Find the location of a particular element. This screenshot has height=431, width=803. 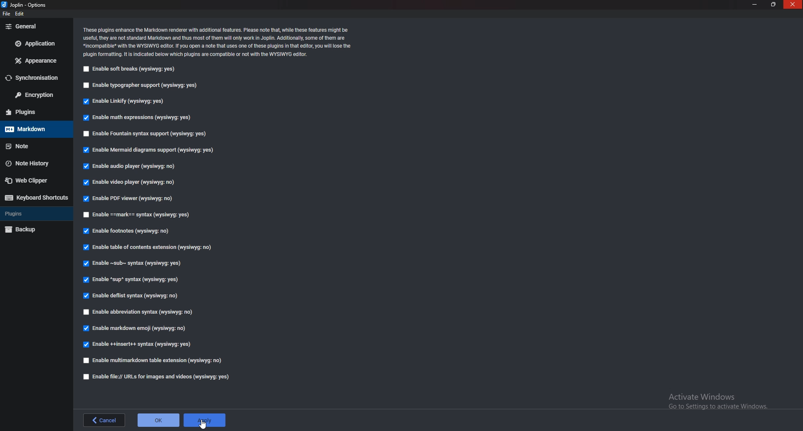

edit is located at coordinates (21, 15).